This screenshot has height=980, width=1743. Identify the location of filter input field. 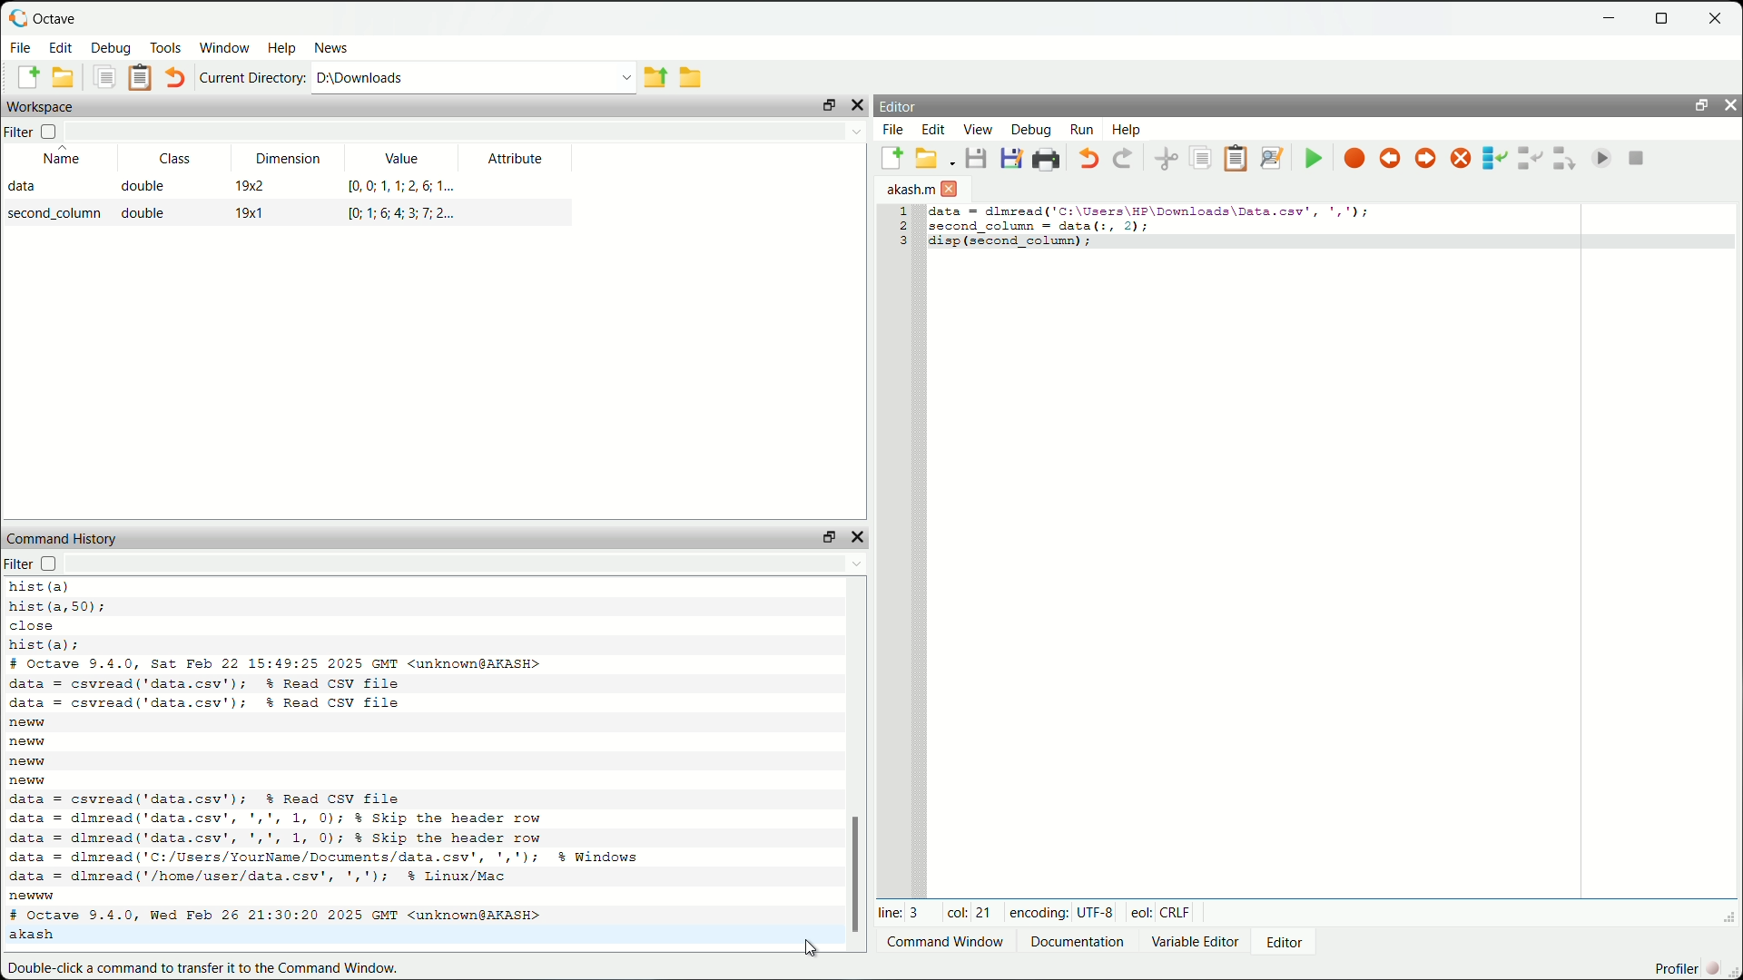
(473, 132).